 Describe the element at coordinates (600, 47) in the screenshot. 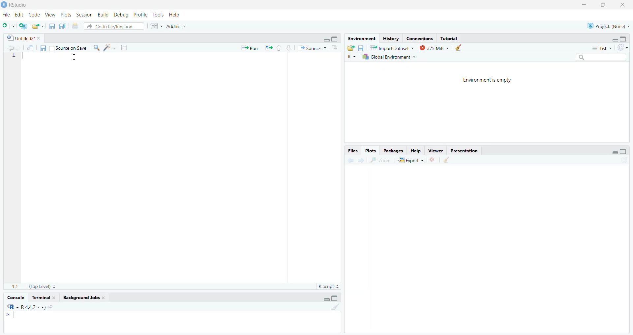

I see `List ` at that location.